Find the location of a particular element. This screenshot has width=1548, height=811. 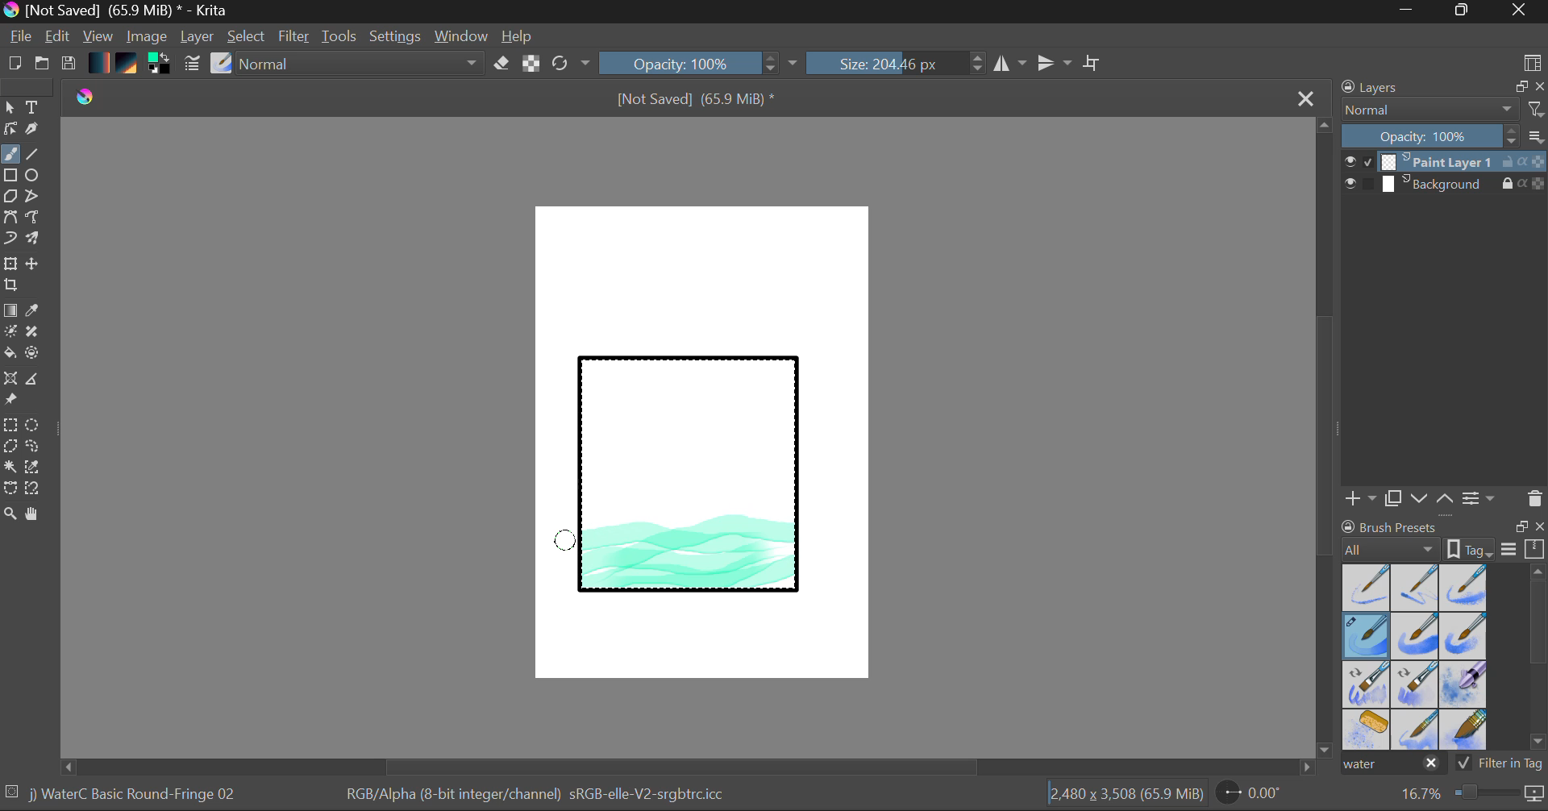

Elipses Selection tool is located at coordinates (36, 426).